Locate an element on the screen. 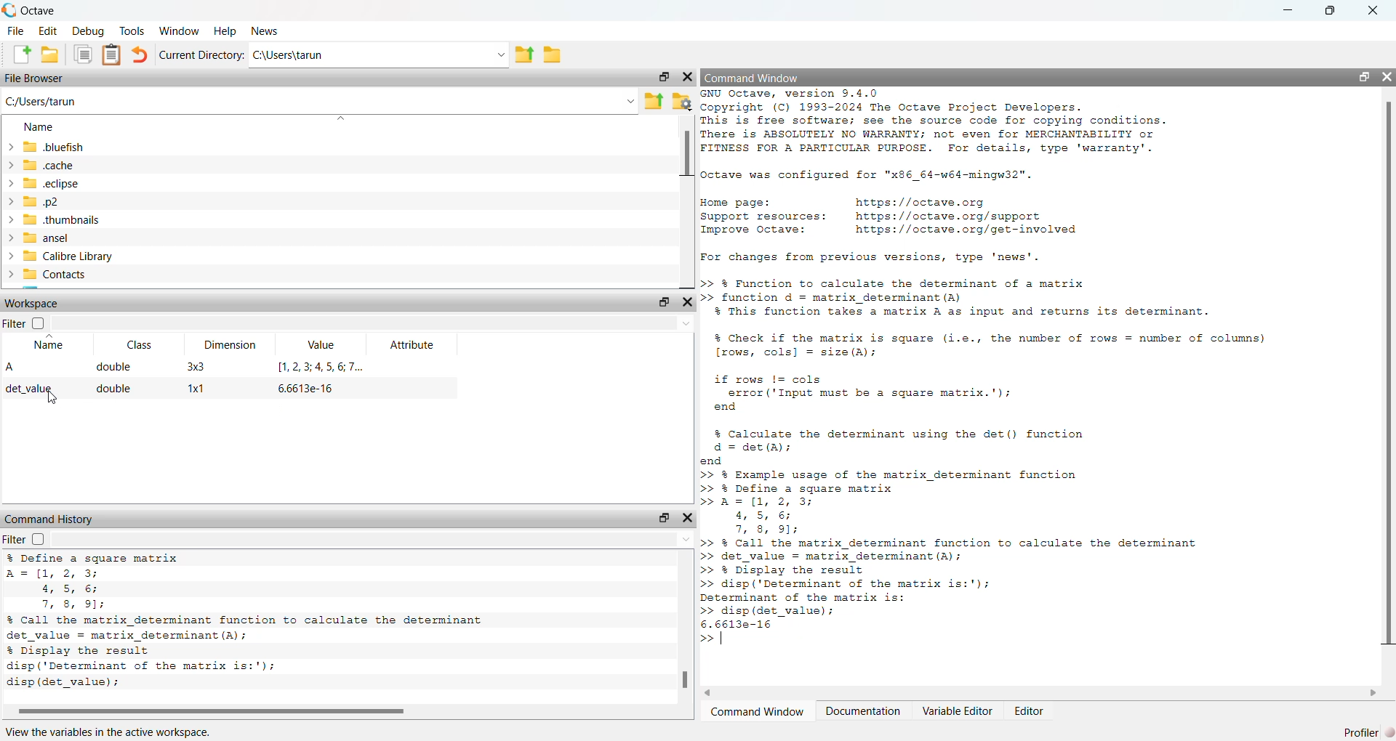 Image resolution: width=1396 pixels, height=741 pixels. command history is located at coordinates (54, 520).